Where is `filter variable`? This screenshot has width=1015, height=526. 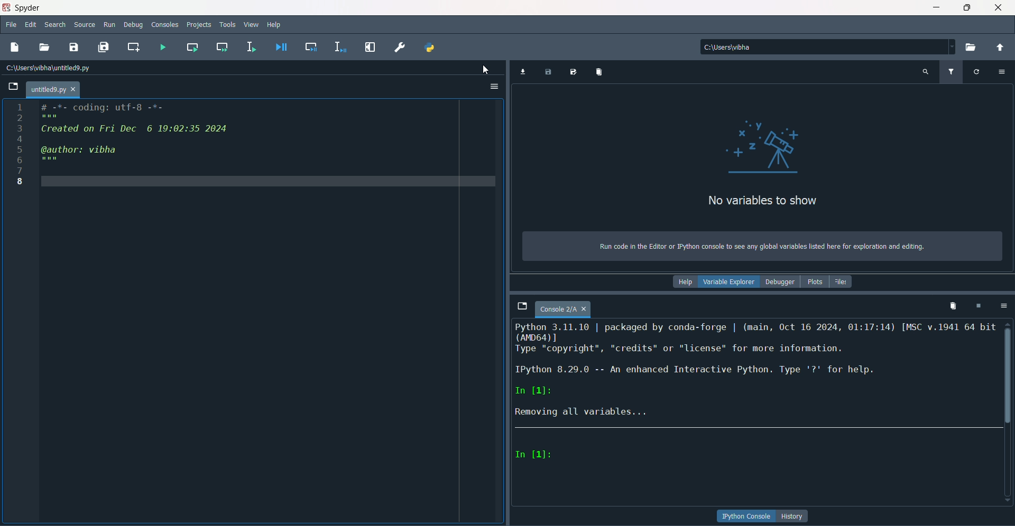 filter variable is located at coordinates (951, 72).